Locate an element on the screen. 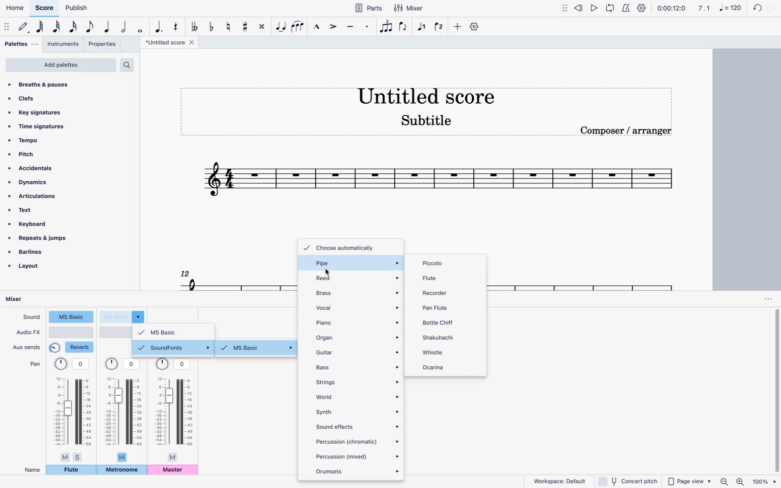 Image resolution: width=781 pixels, height=488 pixels. properties is located at coordinates (104, 46).